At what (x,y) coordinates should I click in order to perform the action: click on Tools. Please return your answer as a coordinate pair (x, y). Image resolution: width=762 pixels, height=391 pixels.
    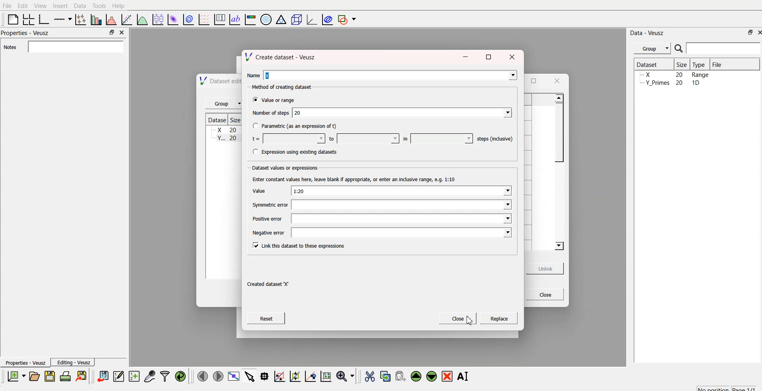
    Looking at the image, I should click on (99, 5).